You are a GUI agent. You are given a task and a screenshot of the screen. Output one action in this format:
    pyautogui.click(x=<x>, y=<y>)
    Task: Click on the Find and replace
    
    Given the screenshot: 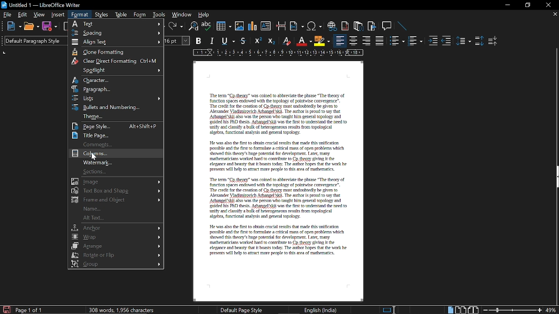 What is the action you would take?
    pyautogui.click(x=193, y=27)
    